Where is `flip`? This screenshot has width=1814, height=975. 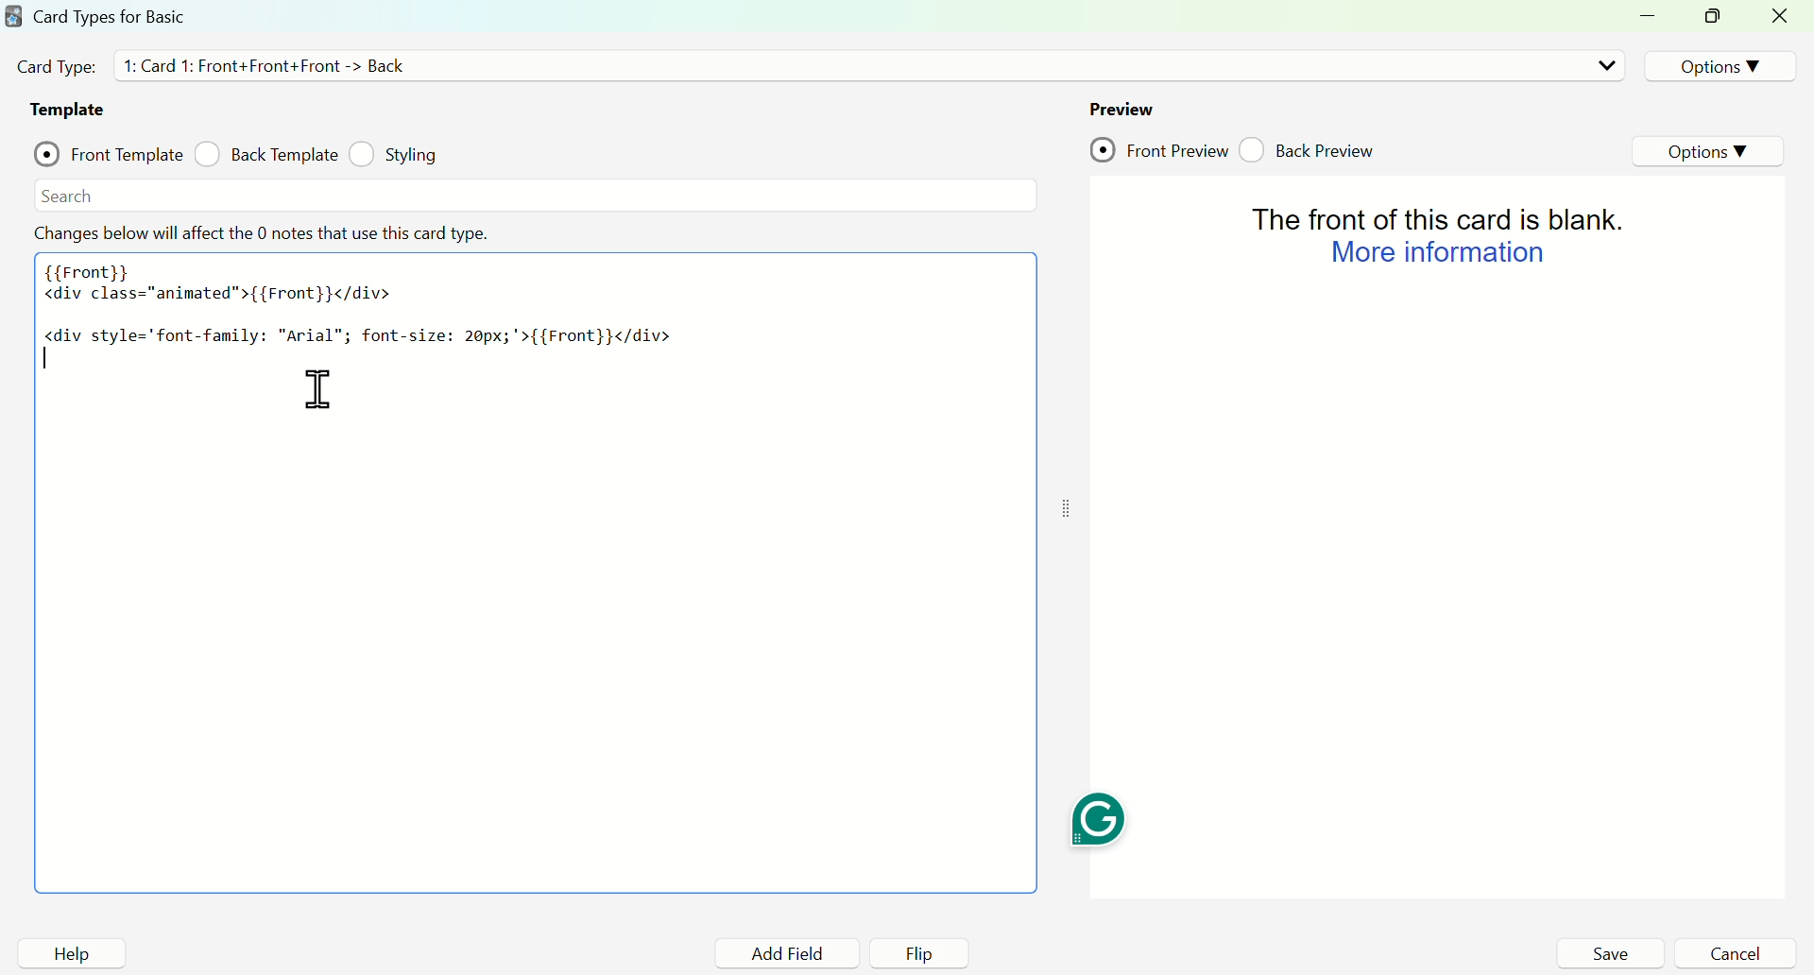
flip is located at coordinates (921, 954).